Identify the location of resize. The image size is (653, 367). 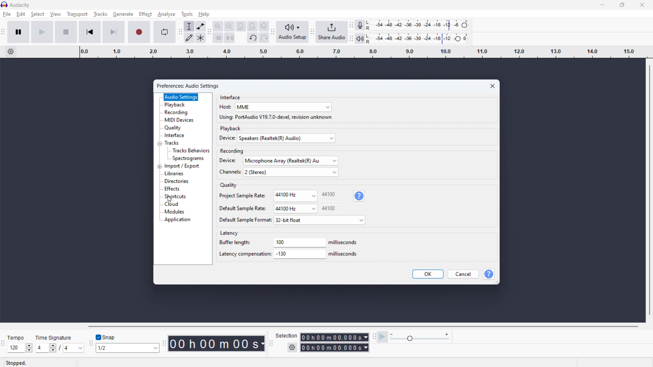
(497, 282).